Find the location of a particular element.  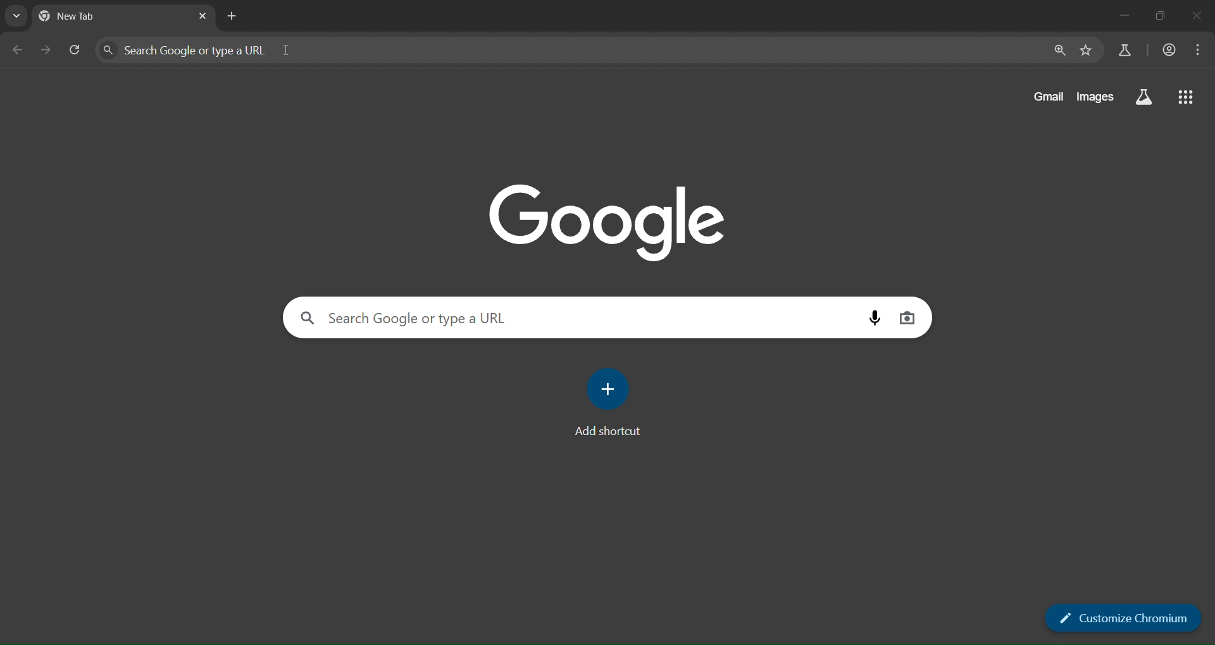

minimize is located at coordinates (1121, 15).